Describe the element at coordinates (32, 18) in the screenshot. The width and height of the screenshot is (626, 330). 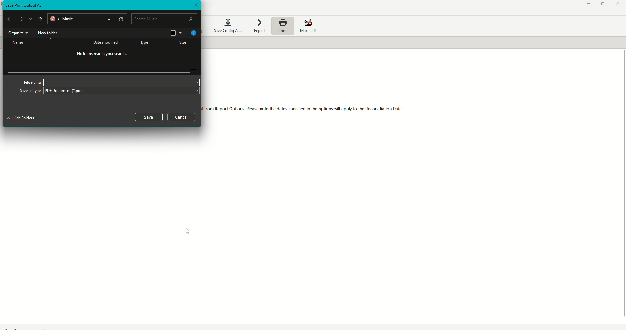
I see `recent` at that location.